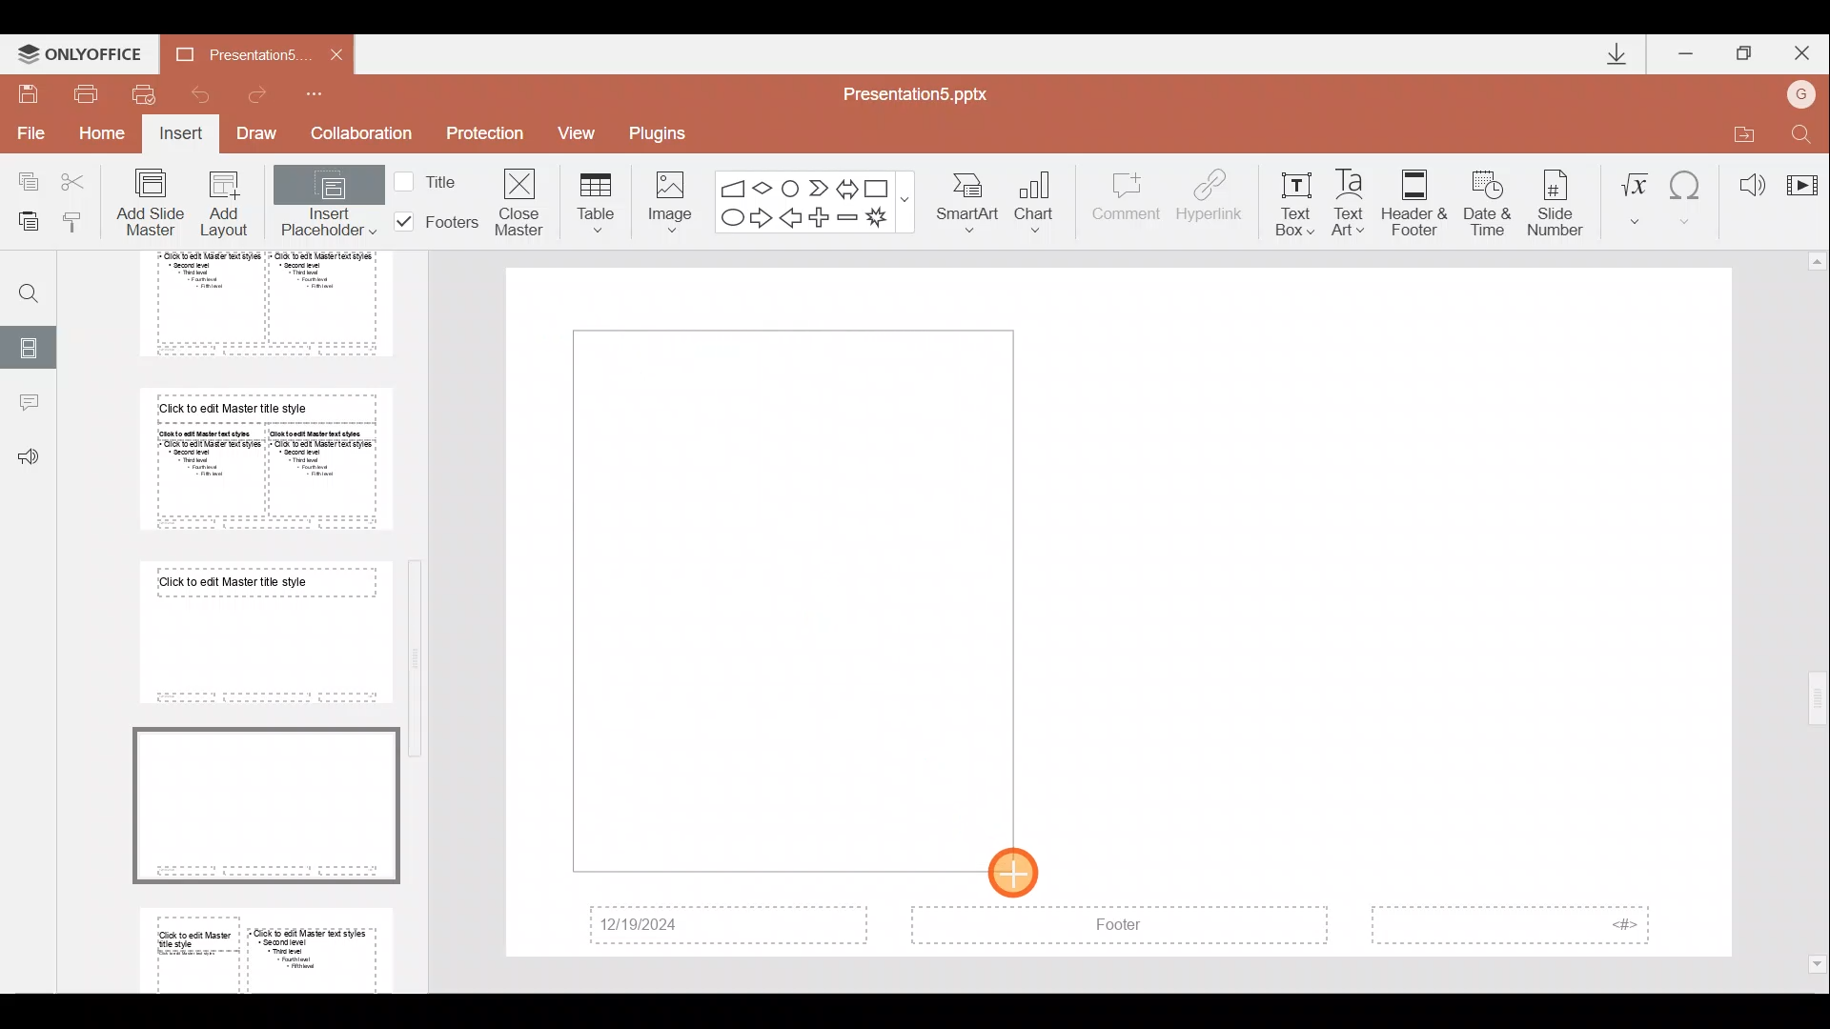 This screenshot has height=1029, width=1830. Describe the element at coordinates (79, 50) in the screenshot. I see `ONLYOFFICE` at that location.